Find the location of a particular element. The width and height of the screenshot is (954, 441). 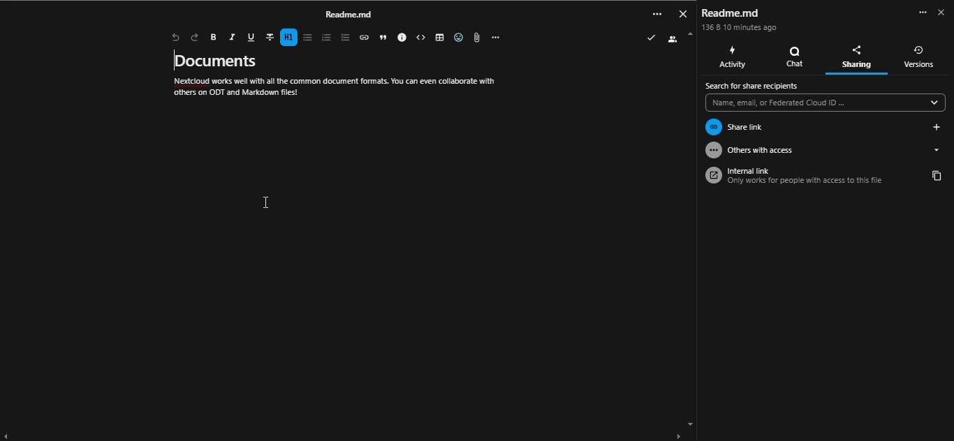

redo is located at coordinates (195, 37).